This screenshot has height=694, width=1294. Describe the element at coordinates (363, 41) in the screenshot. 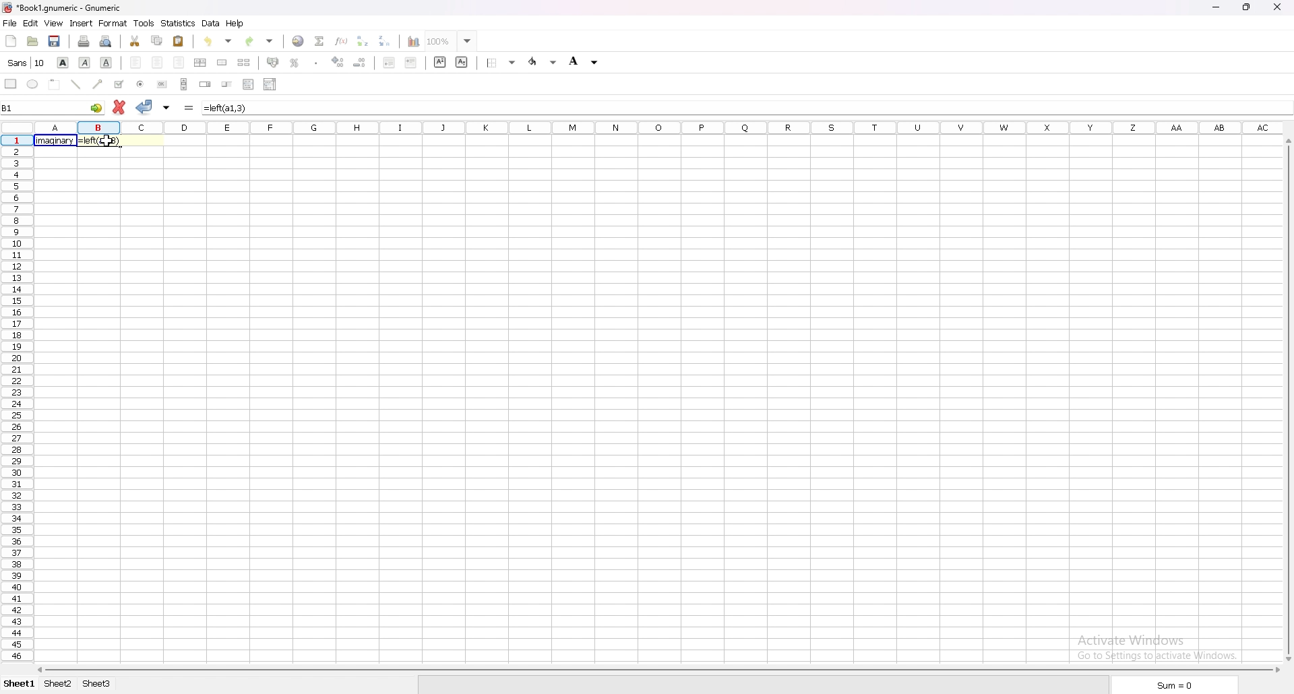

I see `sort ascending` at that location.